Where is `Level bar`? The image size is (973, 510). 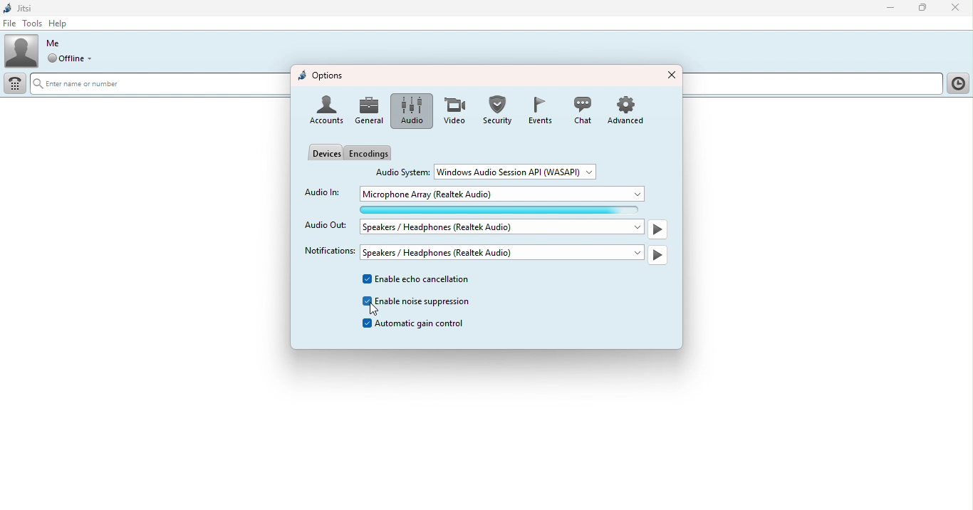
Level bar is located at coordinates (506, 209).